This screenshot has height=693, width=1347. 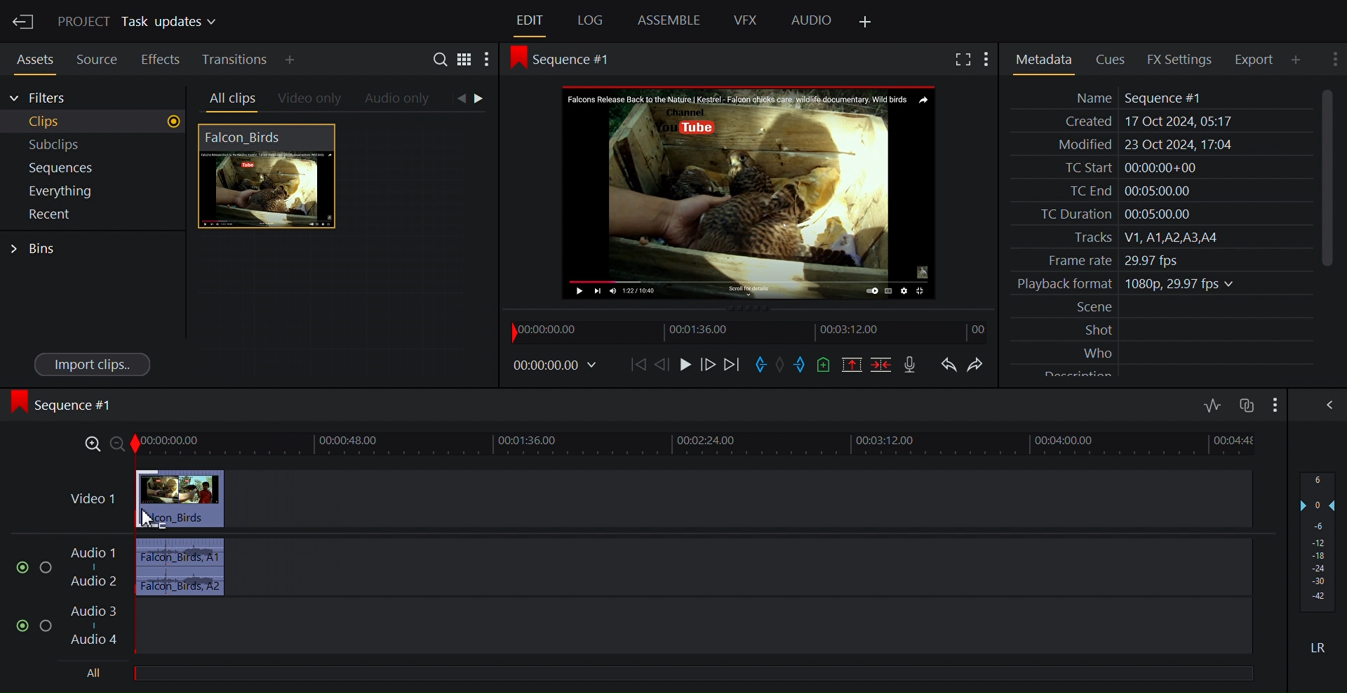 I want to click on TC Start, so click(x=1159, y=168).